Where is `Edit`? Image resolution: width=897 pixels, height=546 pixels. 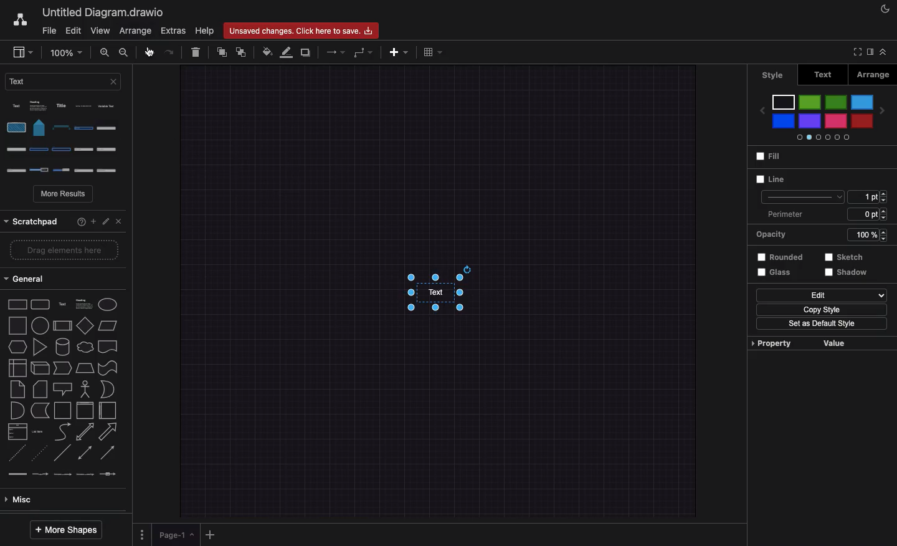
Edit is located at coordinates (820, 295).